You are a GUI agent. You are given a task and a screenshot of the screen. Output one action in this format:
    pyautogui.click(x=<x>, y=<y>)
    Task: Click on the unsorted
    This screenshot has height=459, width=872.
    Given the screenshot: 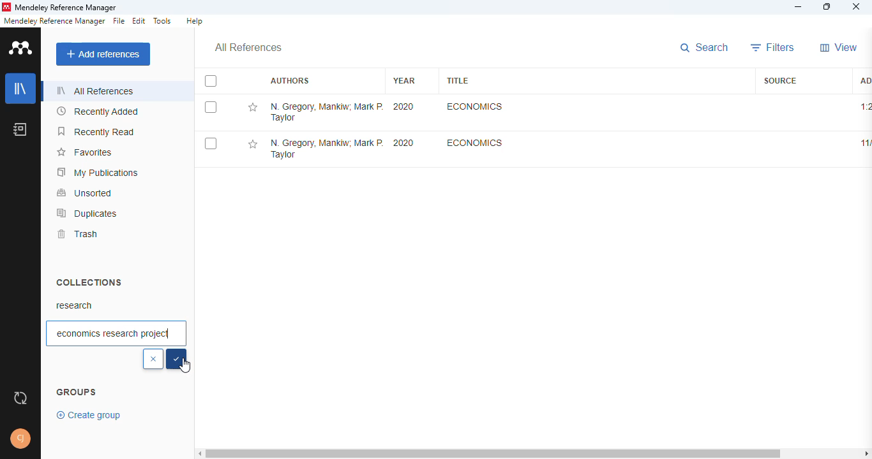 What is the action you would take?
    pyautogui.click(x=85, y=193)
    